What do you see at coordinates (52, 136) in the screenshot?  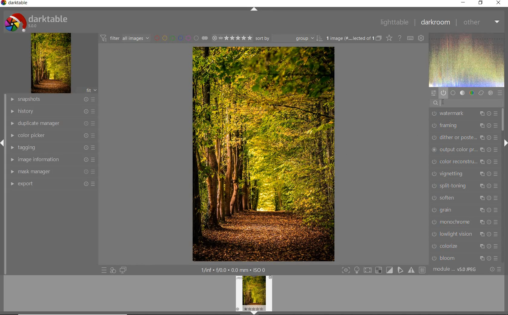 I see `color picker` at bounding box center [52, 136].